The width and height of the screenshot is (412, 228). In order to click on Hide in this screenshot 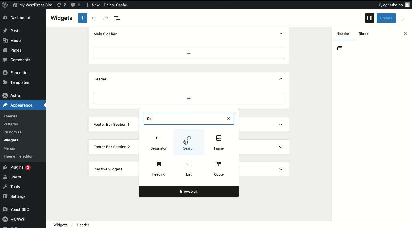, I will do `click(282, 34)`.